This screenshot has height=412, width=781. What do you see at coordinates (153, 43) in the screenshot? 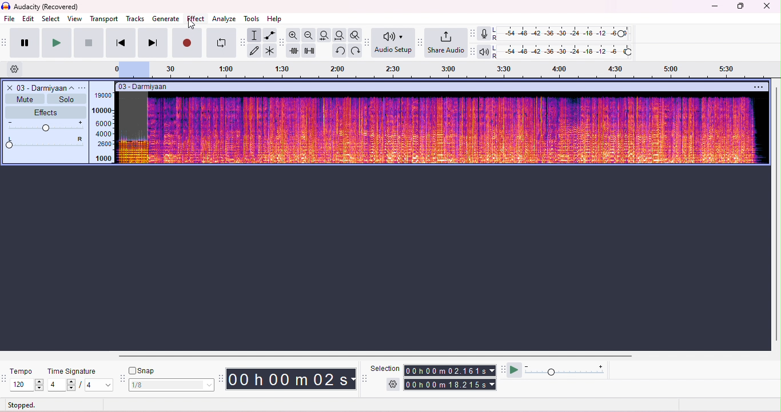
I see `next` at bounding box center [153, 43].